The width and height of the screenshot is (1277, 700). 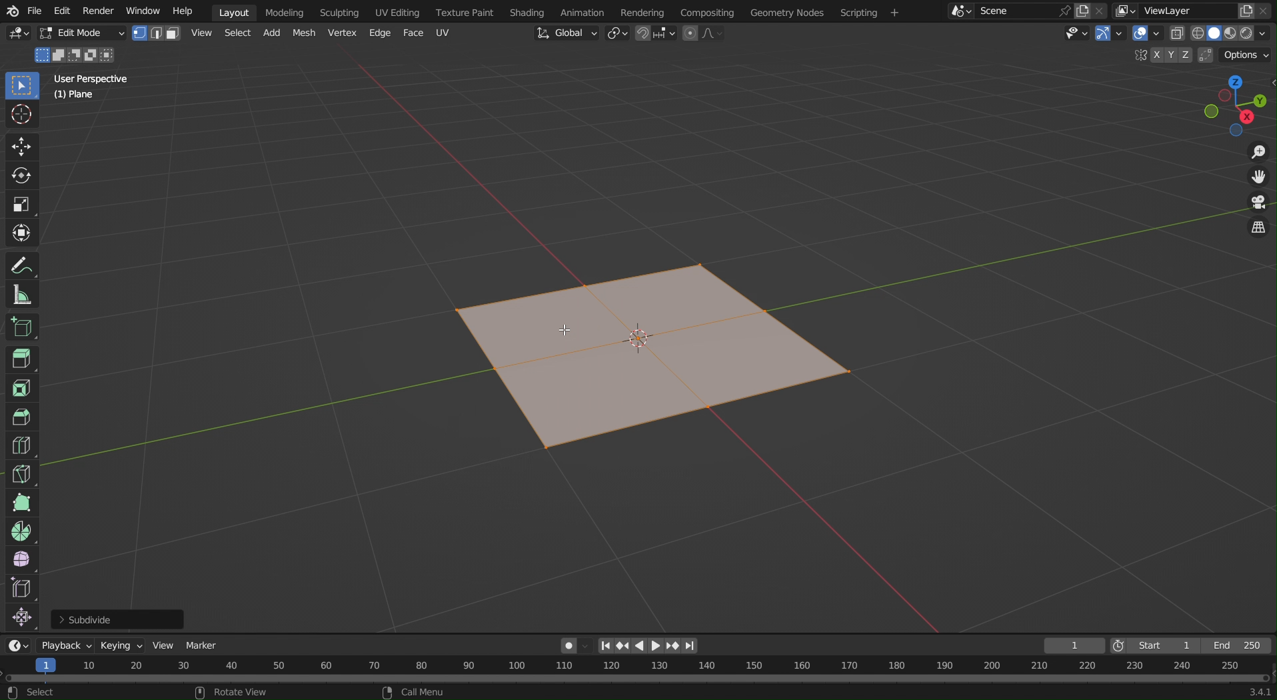 What do you see at coordinates (414, 33) in the screenshot?
I see `Face` at bounding box center [414, 33].